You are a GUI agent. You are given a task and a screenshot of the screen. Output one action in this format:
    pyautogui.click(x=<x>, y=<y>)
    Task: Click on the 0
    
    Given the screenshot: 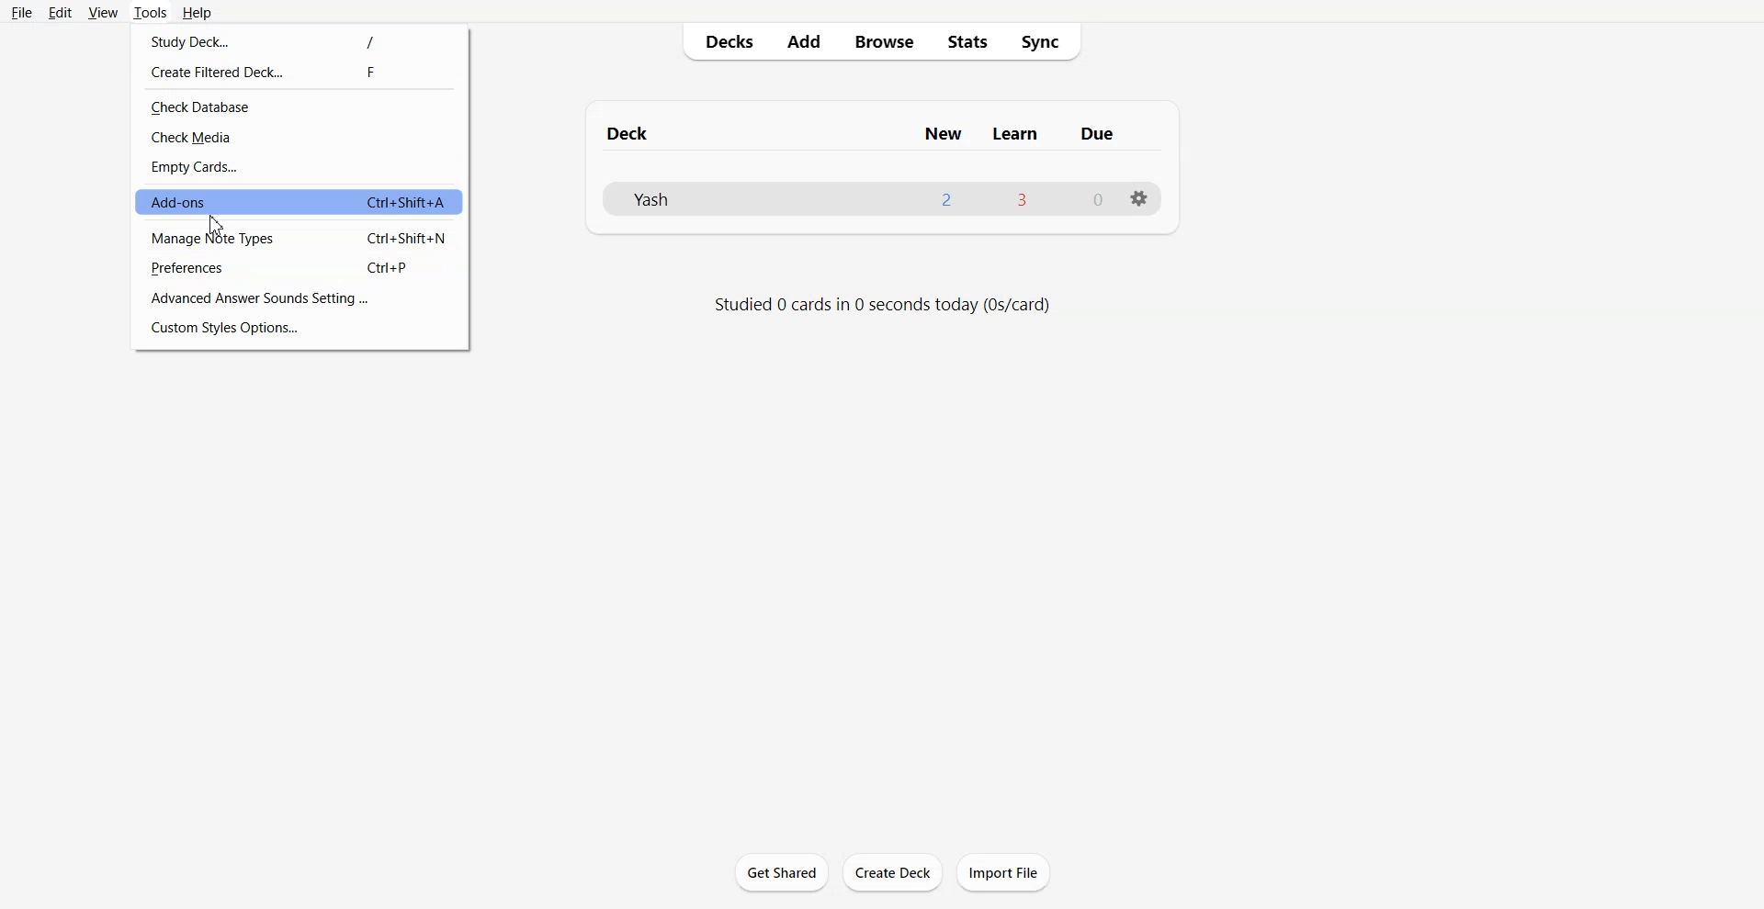 What is the action you would take?
    pyautogui.click(x=1099, y=200)
    